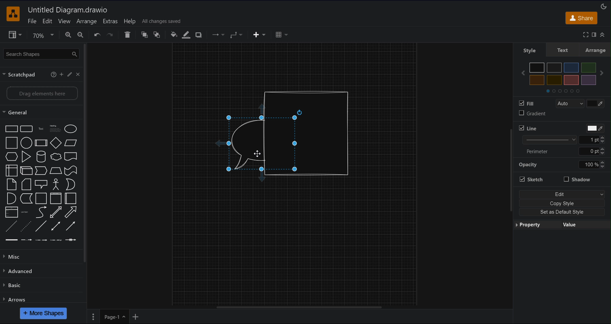 This screenshot has height=324, width=611. What do you see at coordinates (93, 316) in the screenshot?
I see `Pages` at bounding box center [93, 316].